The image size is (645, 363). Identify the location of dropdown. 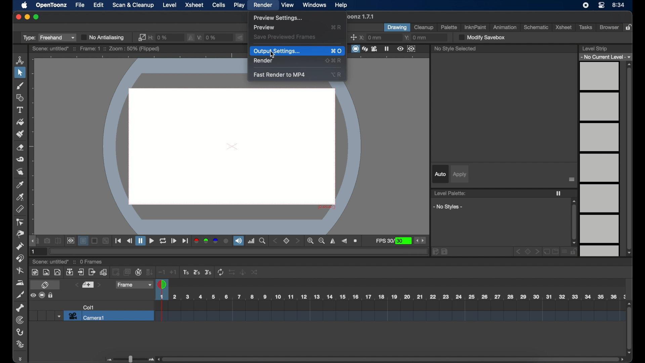
(58, 316).